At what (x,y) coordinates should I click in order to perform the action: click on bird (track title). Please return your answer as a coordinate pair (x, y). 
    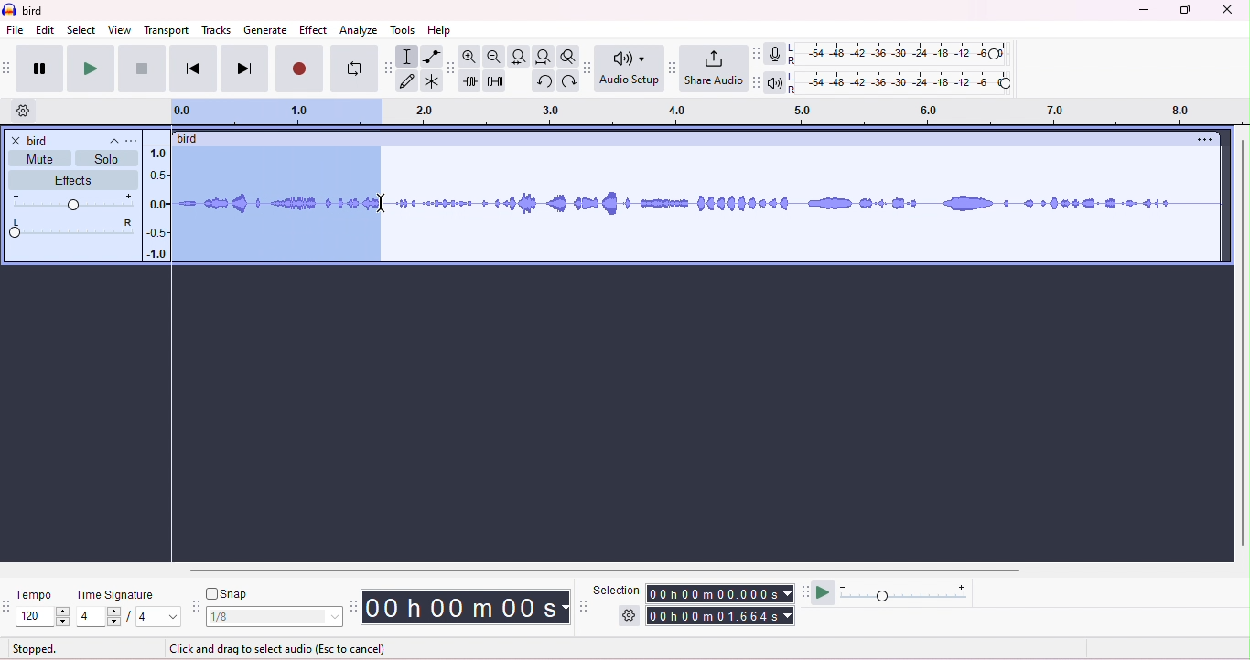
    Looking at the image, I should click on (190, 137).